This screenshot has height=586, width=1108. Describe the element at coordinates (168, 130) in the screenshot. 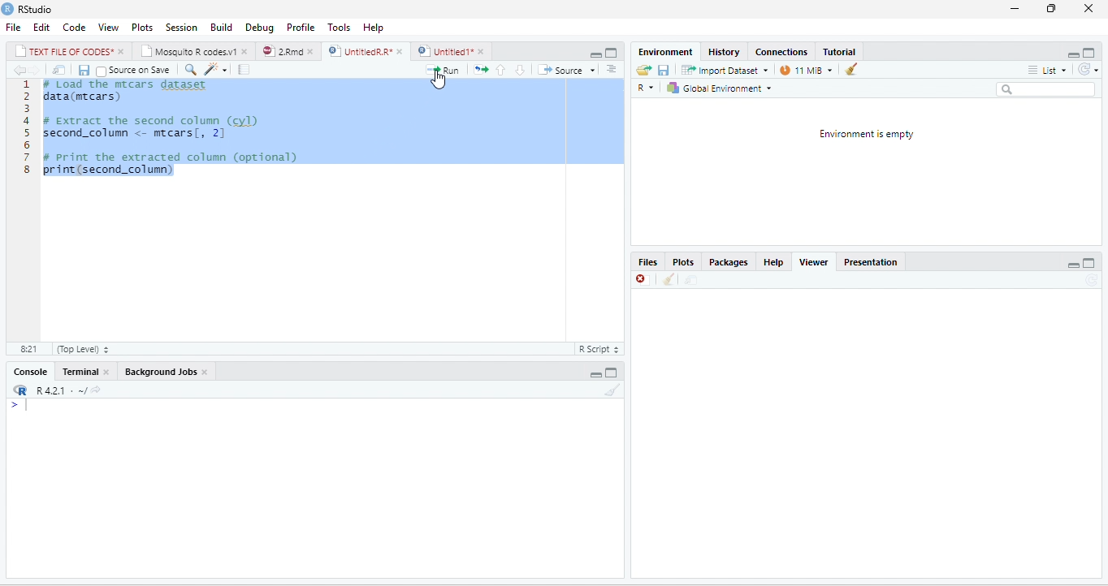

I see `1 # Load the mrcars dataset

2 data(mecars)

3

4 # Extract the second column (cyl)

5 second_column <- mrcars[, 2]

6

7 # print the extracted column (optional)
8 print(second_column)` at that location.